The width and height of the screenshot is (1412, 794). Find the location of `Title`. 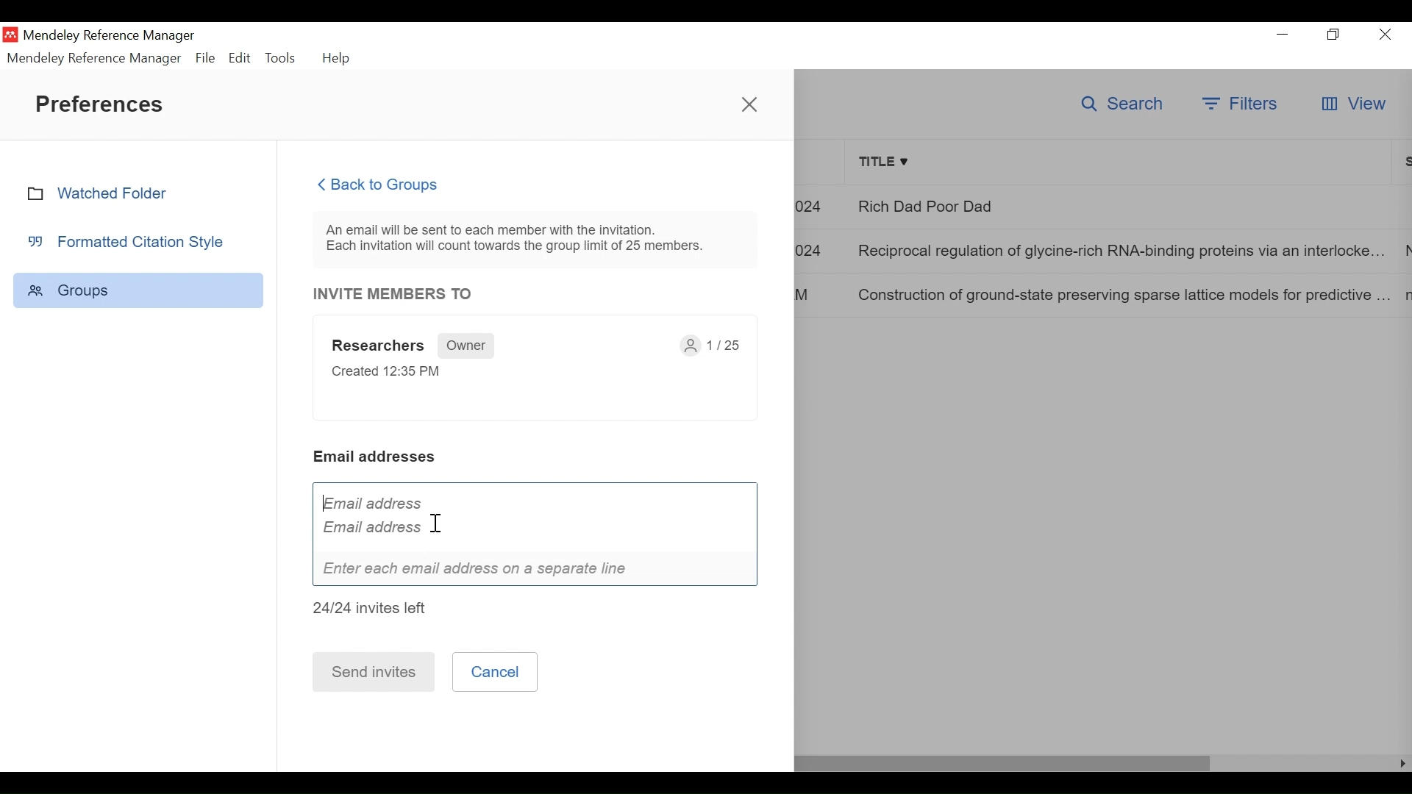

Title is located at coordinates (1122, 163).